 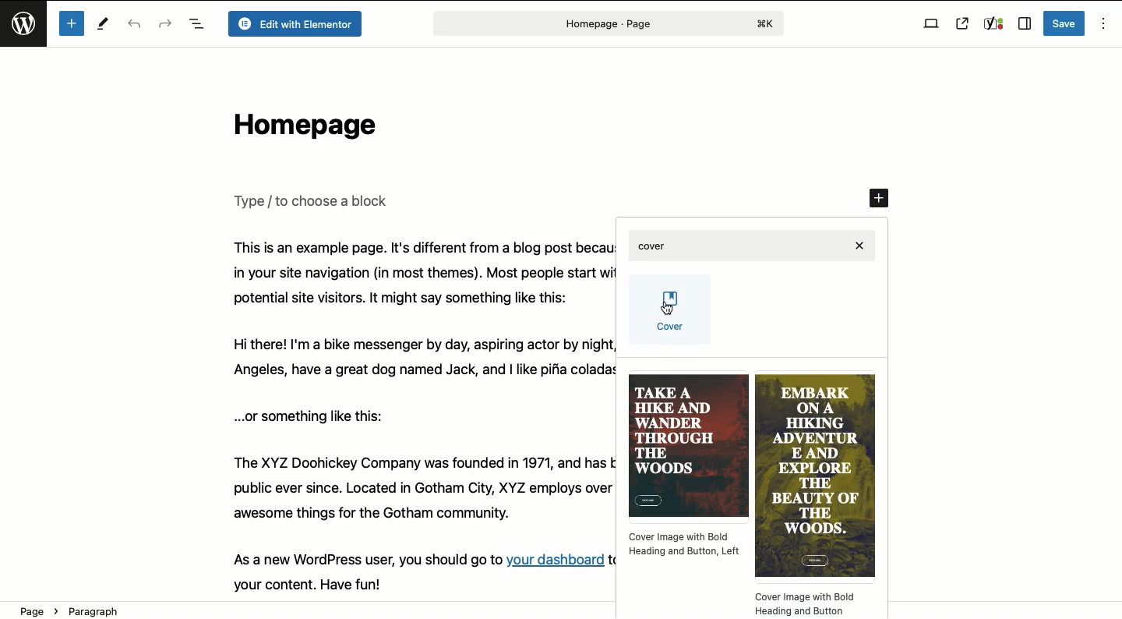 What do you see at coordinates (136, 25) in the screenshot?
I see `Undo` at bounding box center [136, 25].